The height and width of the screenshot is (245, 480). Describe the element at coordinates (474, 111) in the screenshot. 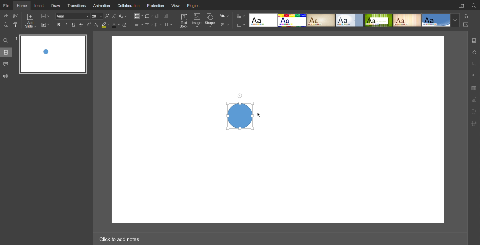

I see `Text Art` at that location.